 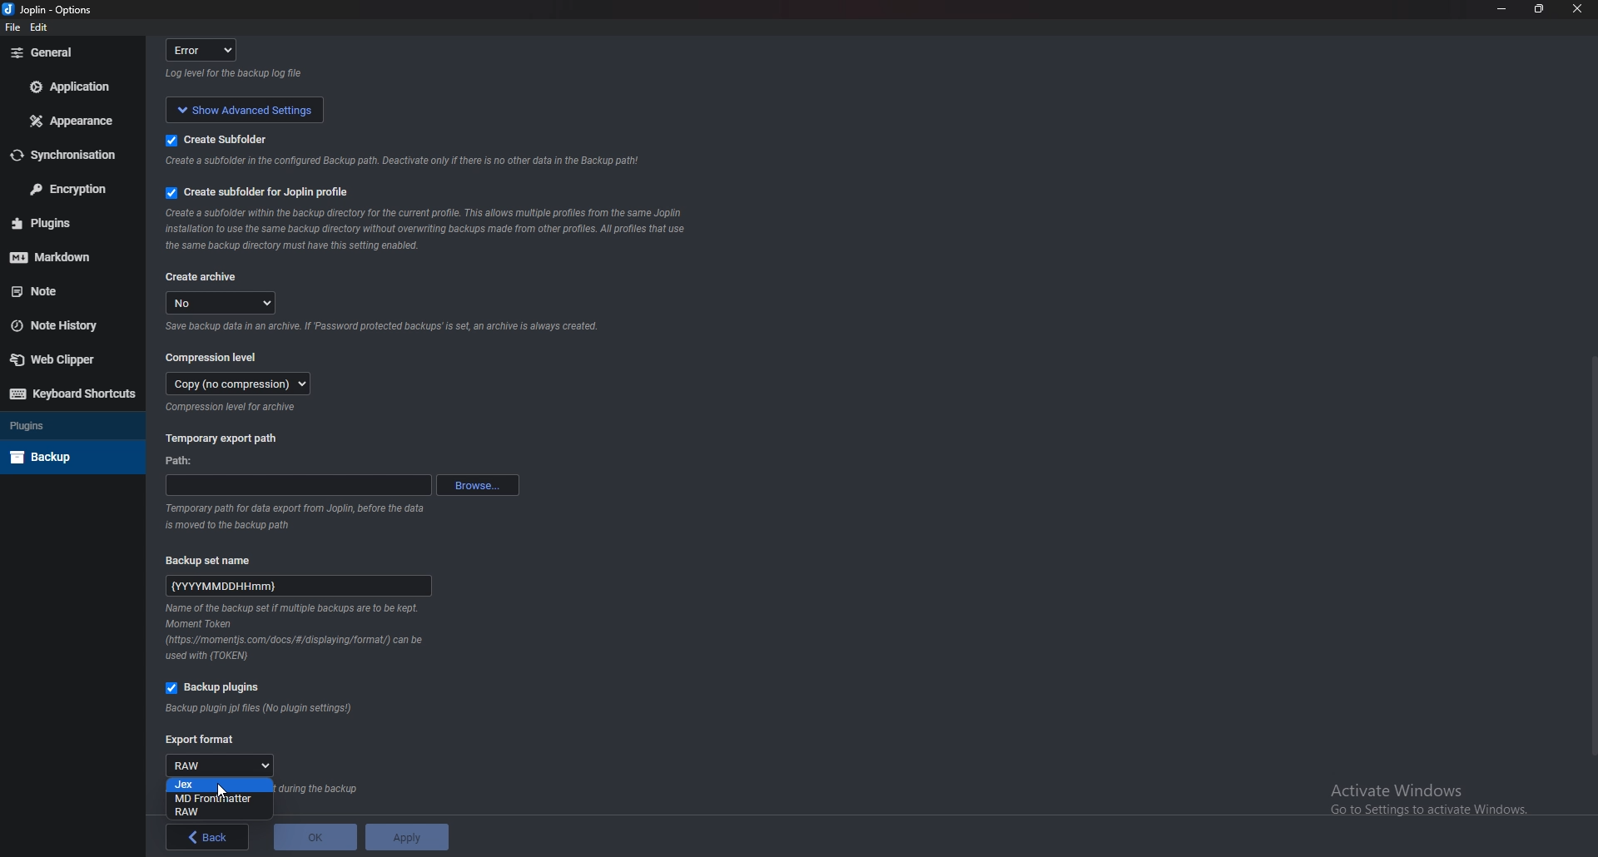 I want to click on no, so click(x=223, y=303).